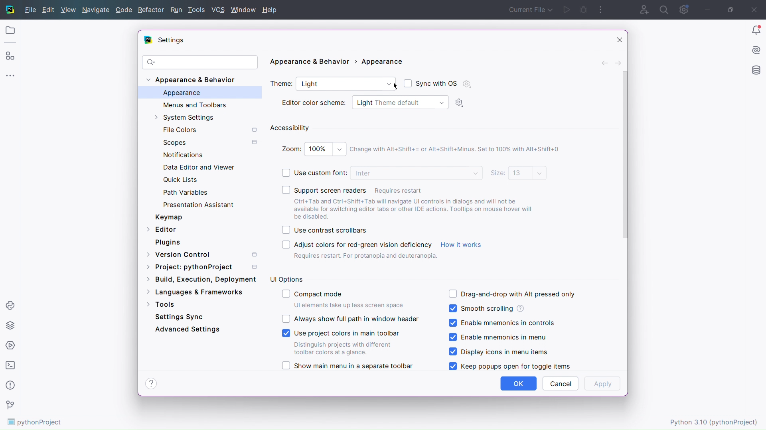 The height and width of the screenshot is (430, 766). Describe the element at coordinates (312, 148) in the screenshot. I see `Zoom` at that location.